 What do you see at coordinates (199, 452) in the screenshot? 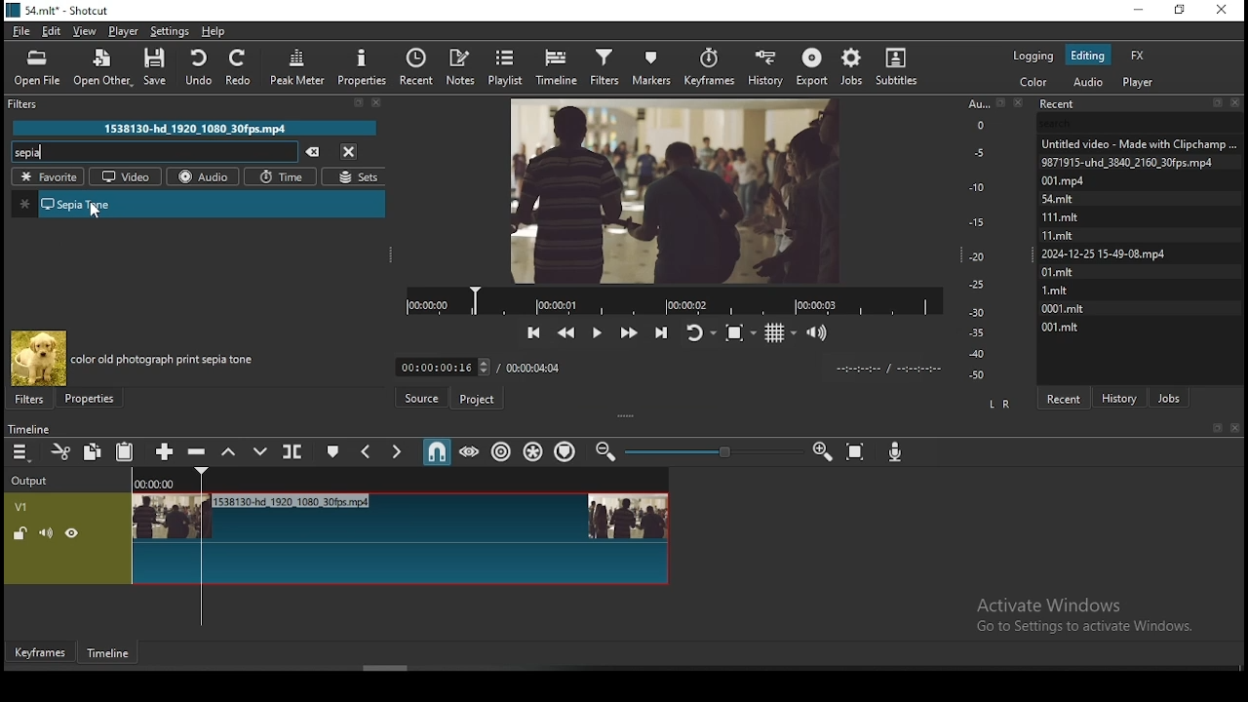
I see `ripple delete` at bounding box center [199, 452].